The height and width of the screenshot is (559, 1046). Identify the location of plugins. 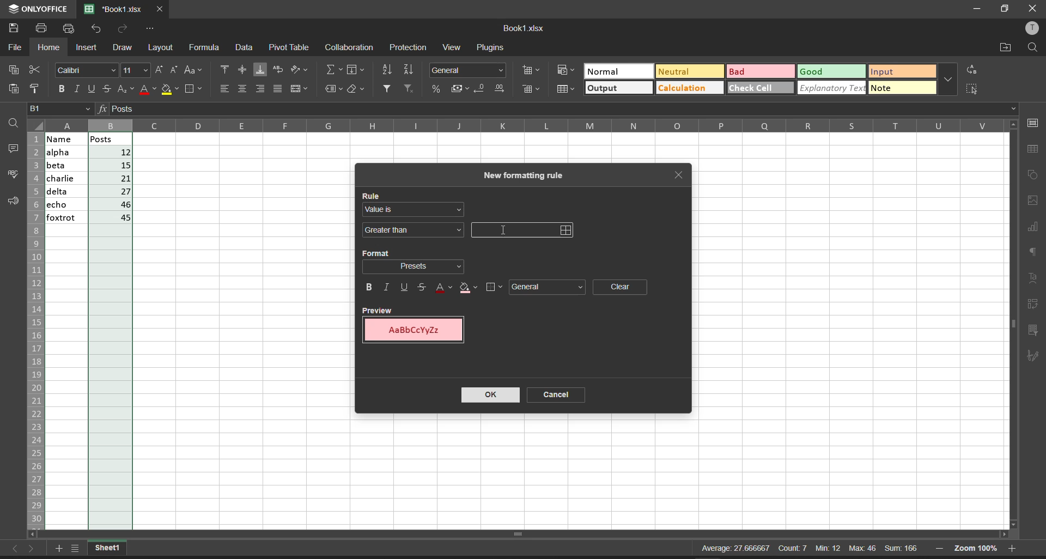
(491, 48).